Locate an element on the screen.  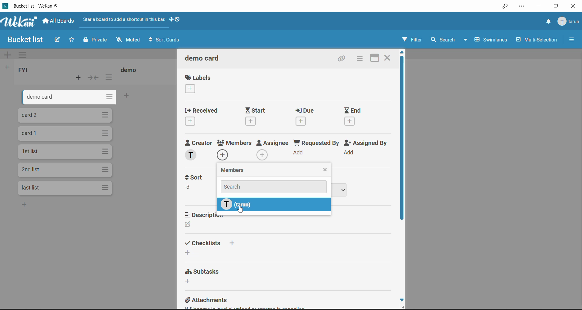
add member is located at coordinates (223, 156).